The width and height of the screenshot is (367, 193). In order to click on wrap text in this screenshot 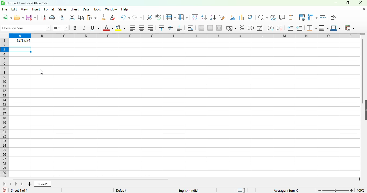, I will do `click(190, 28)`.